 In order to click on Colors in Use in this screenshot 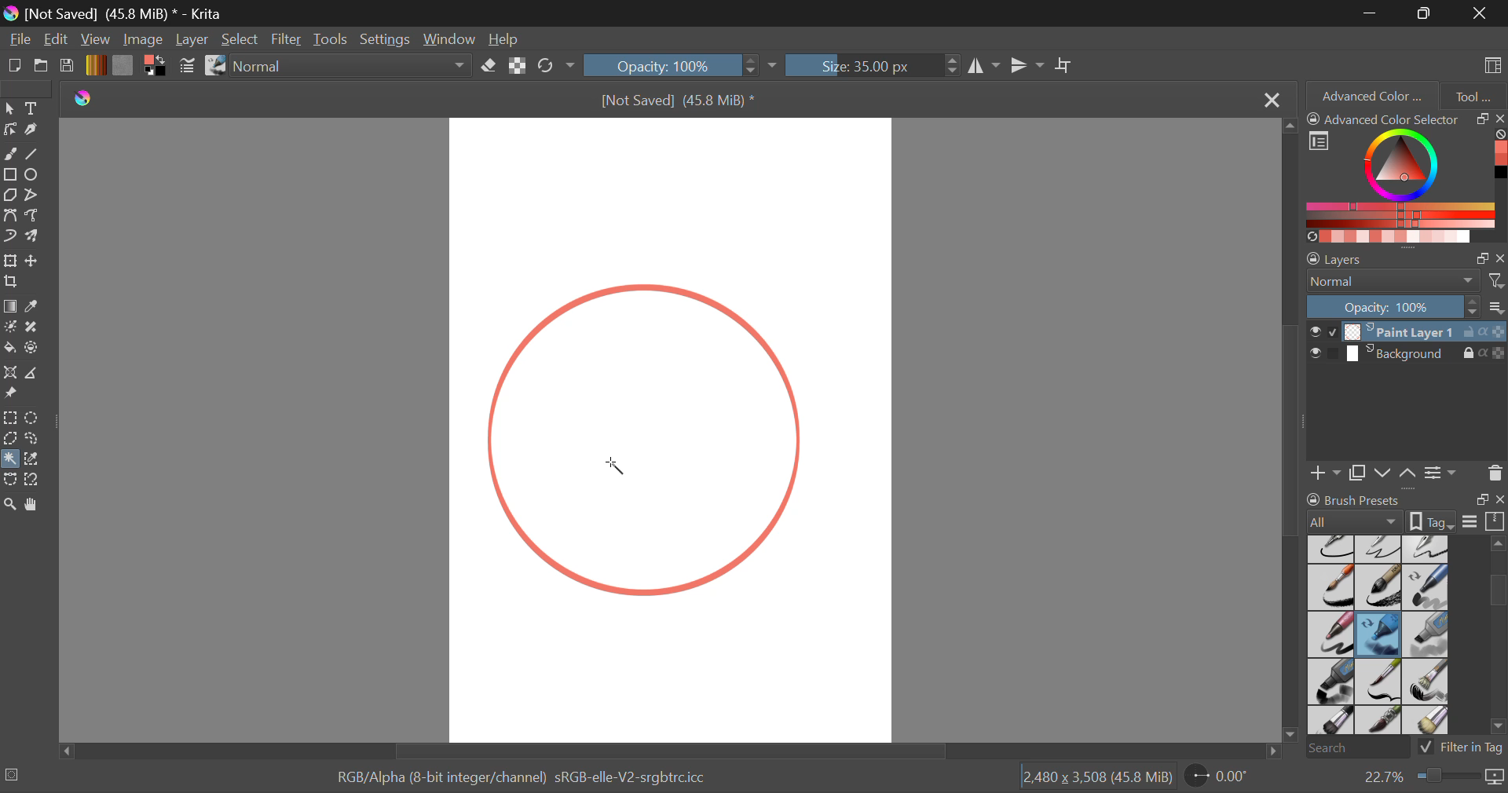, I will do `click(154, 66)`.